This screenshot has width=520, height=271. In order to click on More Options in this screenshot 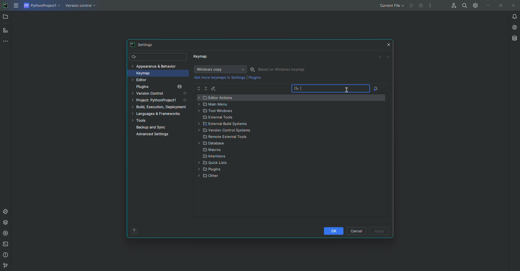, I will do `click(431, 7)`.